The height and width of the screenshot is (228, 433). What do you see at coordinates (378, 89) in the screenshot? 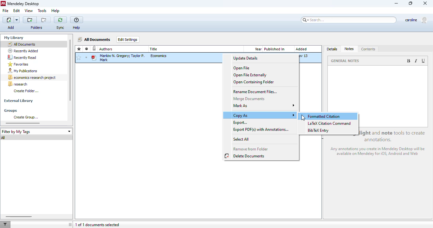
I see `notes section` at bounding box center [378, 89].